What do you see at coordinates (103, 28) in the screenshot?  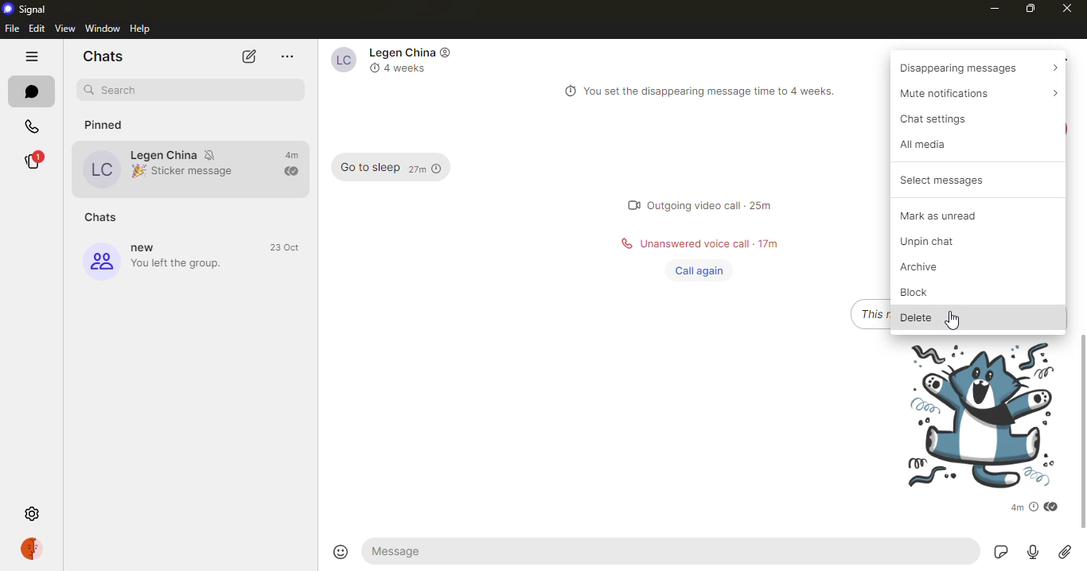 I see `window` at bounding box center [103, 28].